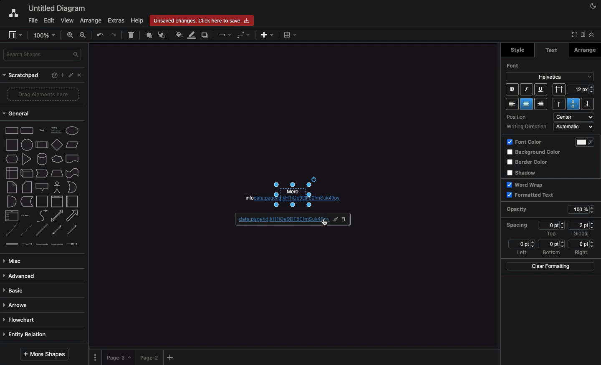 The width and height of the screenshot is (601, 365). What do you see at coordinates (57, 159) in the screenshot?
I see `cloud` at bounding box center [57, 159].